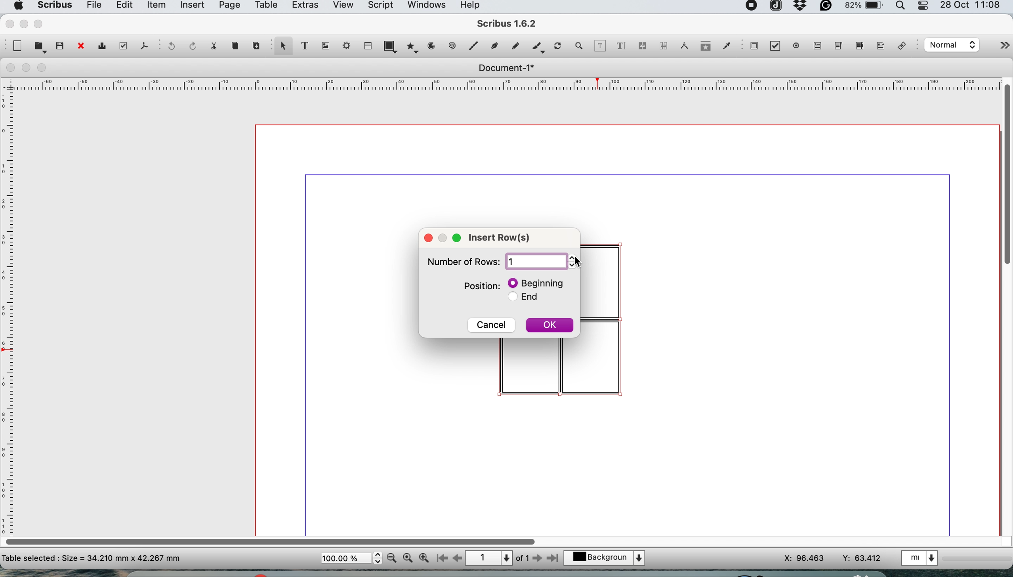 The width and height of the screenshot is (1013, 577). I want to click on print, so click(101, 47).